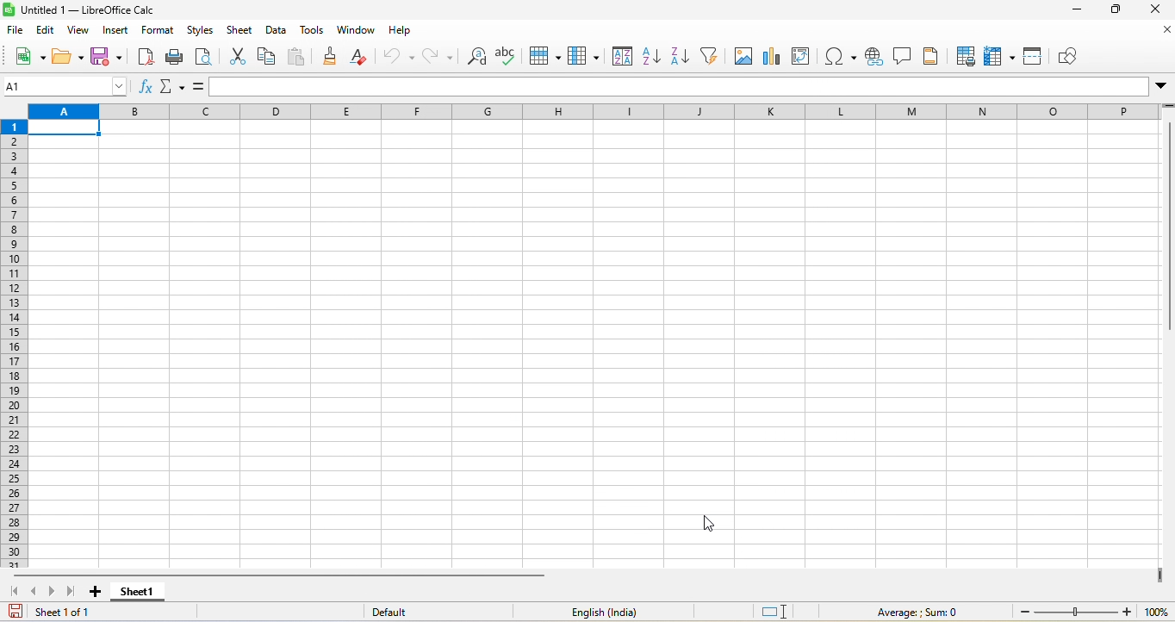 This screenshot has width=1175, height=622. I want to click on print, so click(177, 59).